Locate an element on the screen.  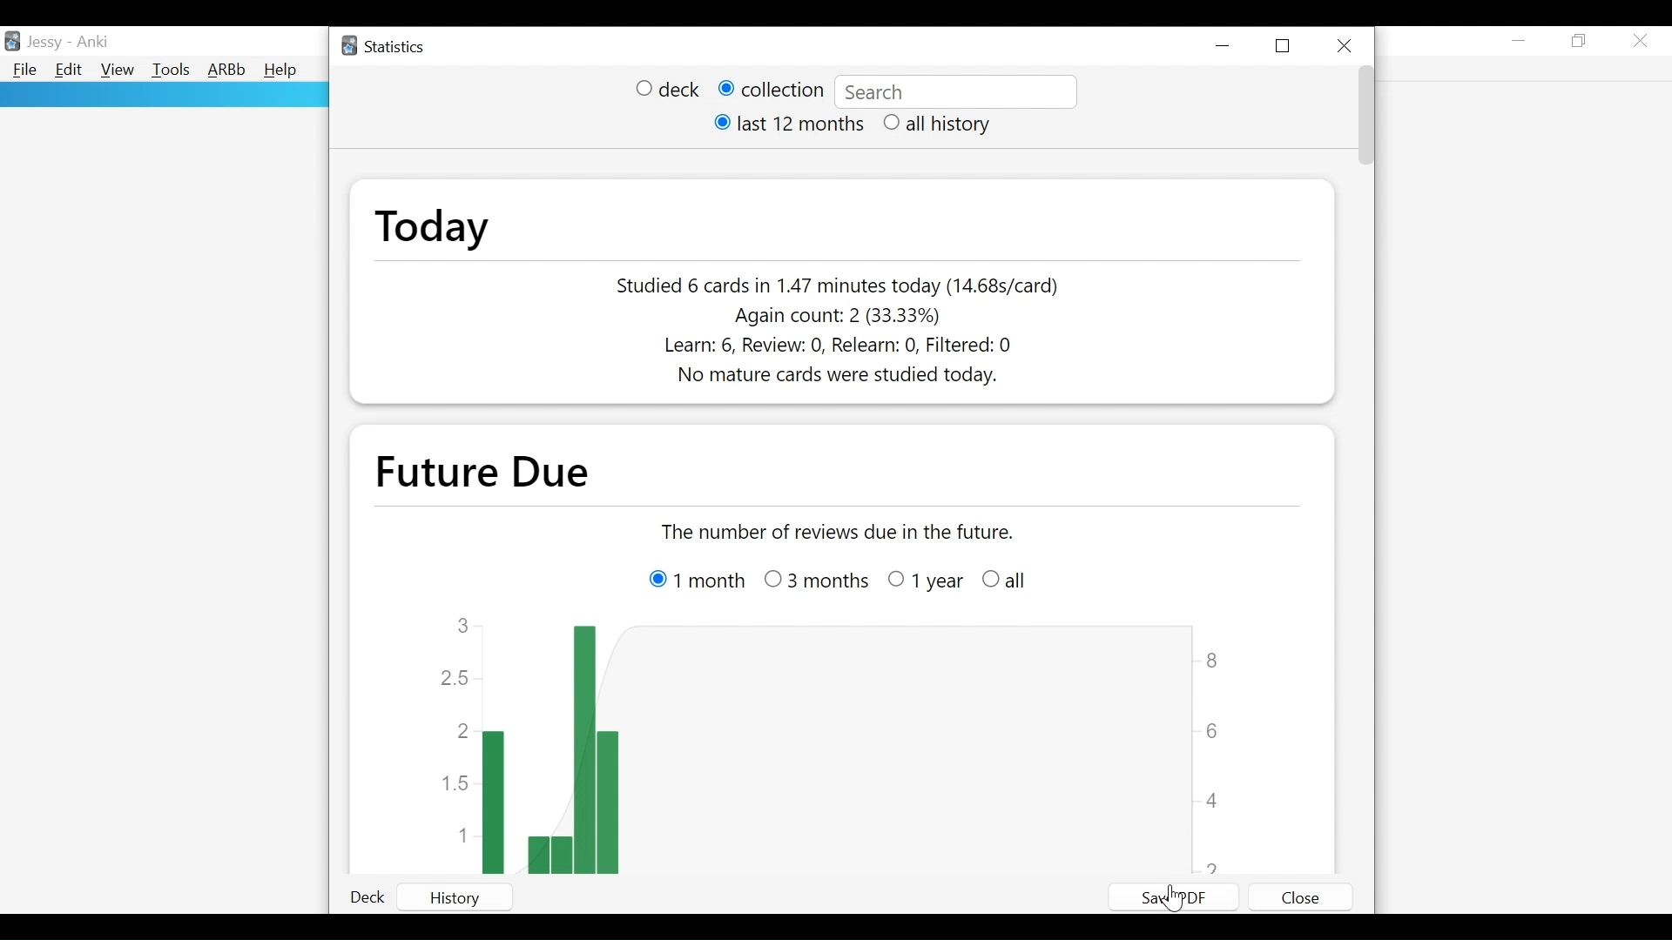
(un)select last 12 months is located at coordinates (786, 125).